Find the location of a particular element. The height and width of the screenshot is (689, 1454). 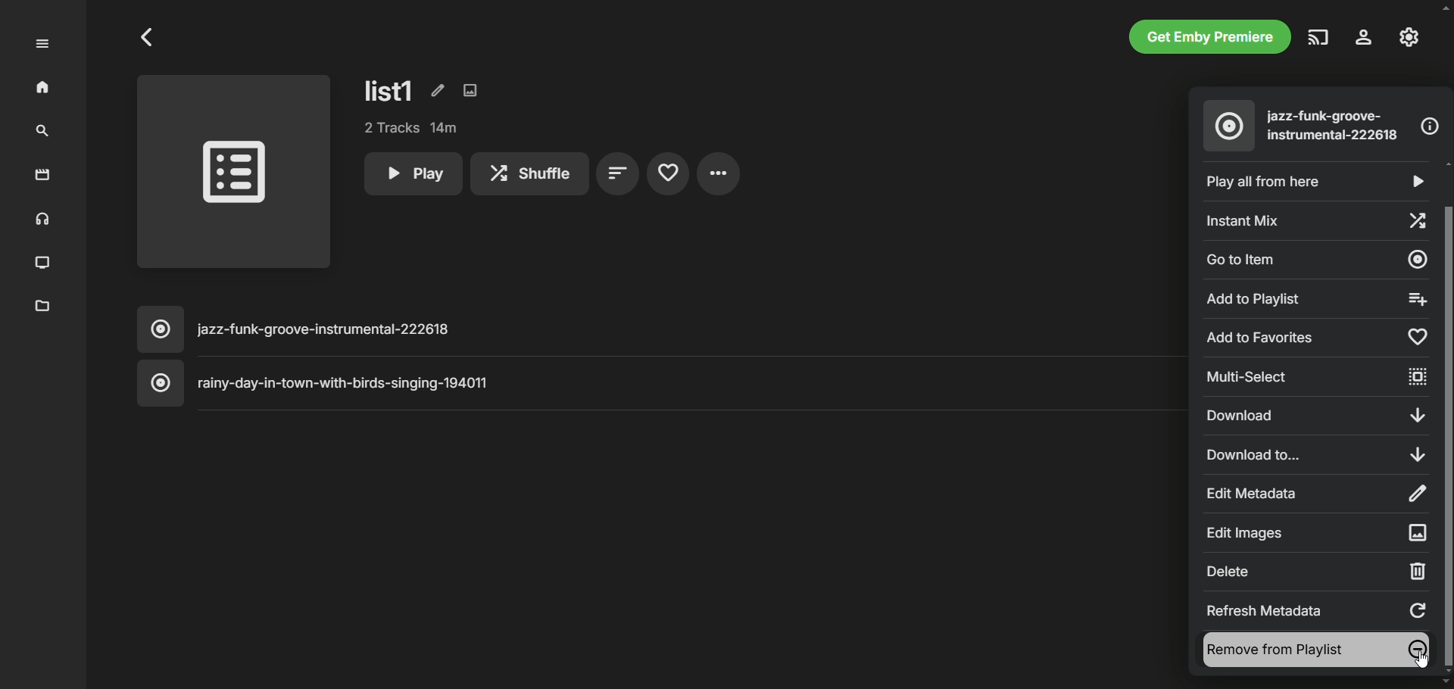

list is located at coordinates (390, 90).